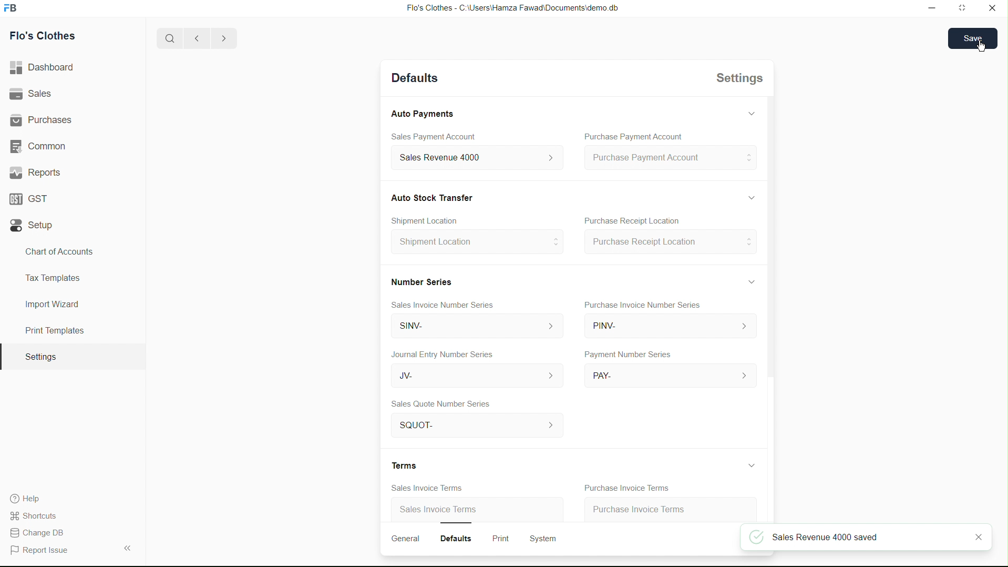  I want to click on PINV-, so click(670, 327).